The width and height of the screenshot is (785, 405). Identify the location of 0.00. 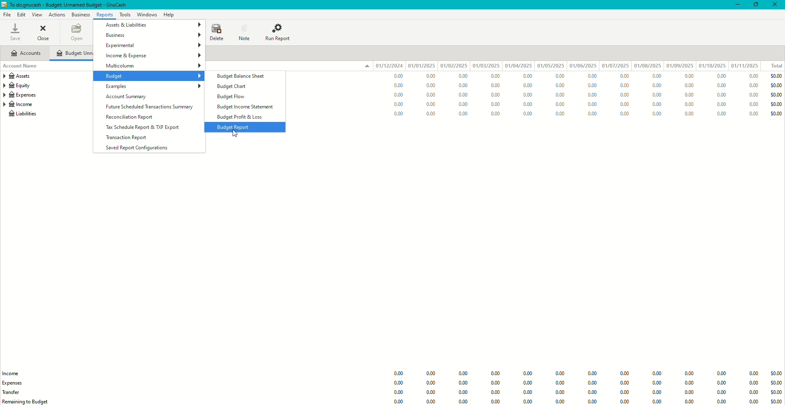
(592, 103).